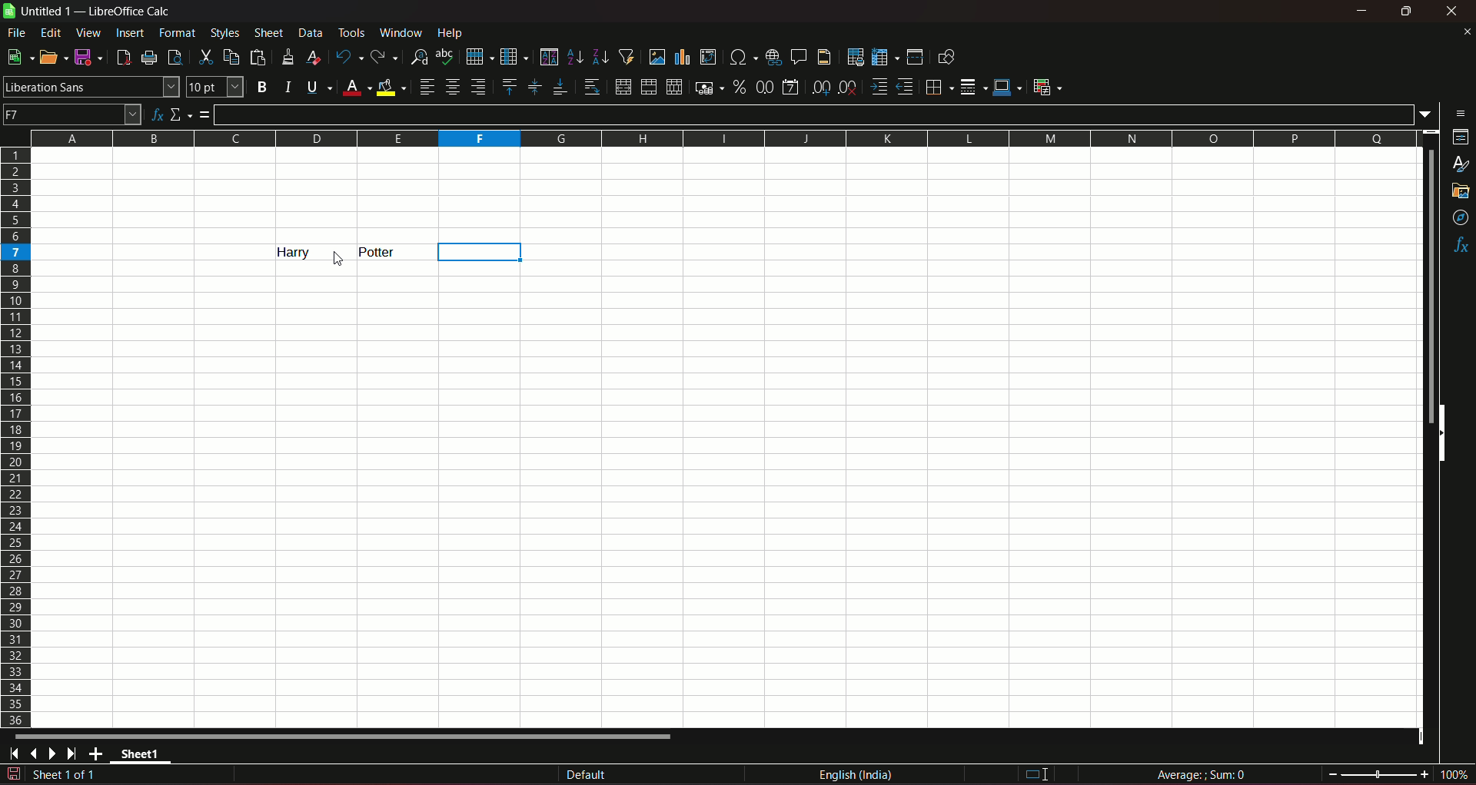 This screenshot has width=1476, height=785. Describe the element at coordinates (1038, 775) in the screenshot. I see `I beam cursor` at that location.